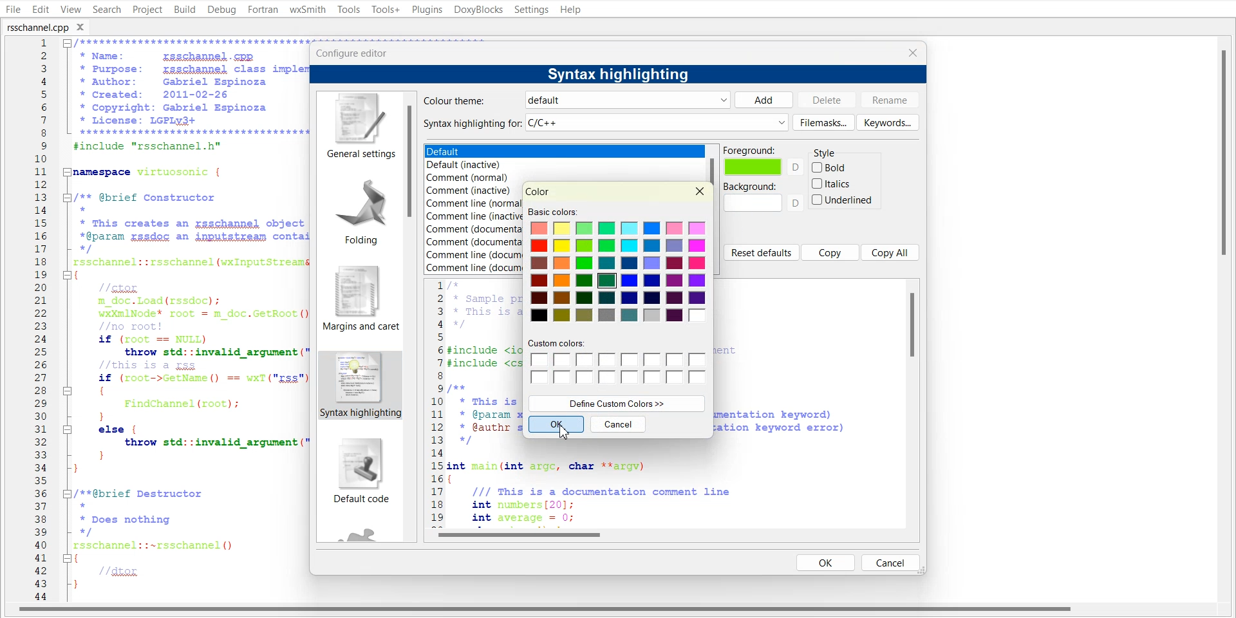 This screenshot has height=618, width=1236. What do you see at coordinates (673, 534) in the screenshot?
I see `Horizontal scroll bar` at bounding box center [673, 534].